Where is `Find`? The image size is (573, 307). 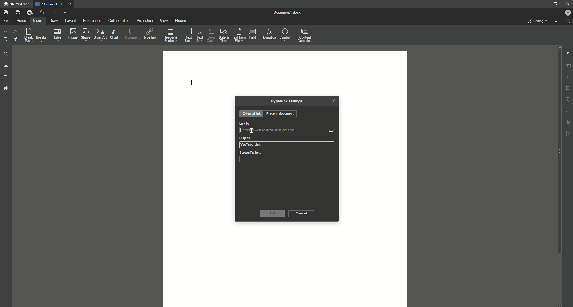
Find is located at coordinates (568, 21).